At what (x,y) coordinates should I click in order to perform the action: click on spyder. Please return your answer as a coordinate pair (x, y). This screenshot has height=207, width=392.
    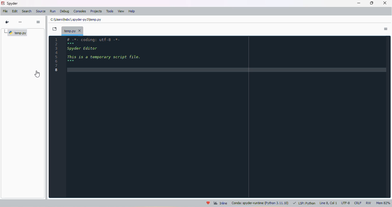
    Looking at the image, I should click on (3, 3).